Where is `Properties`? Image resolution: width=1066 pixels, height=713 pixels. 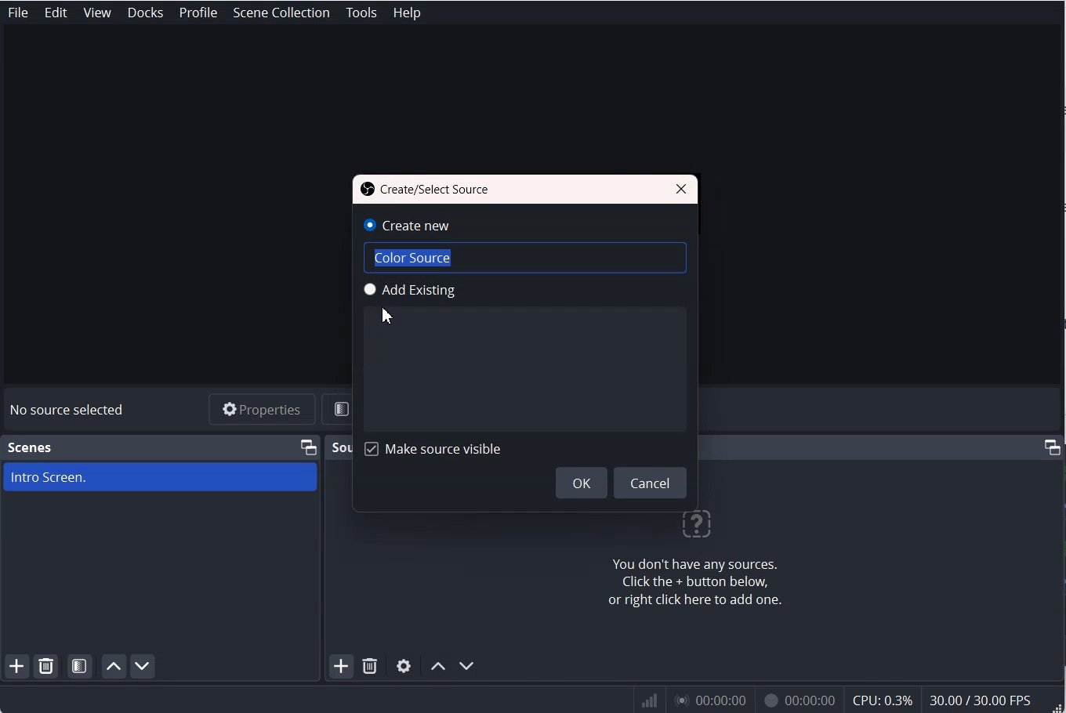 Properties is located at coordinates (261, 409).